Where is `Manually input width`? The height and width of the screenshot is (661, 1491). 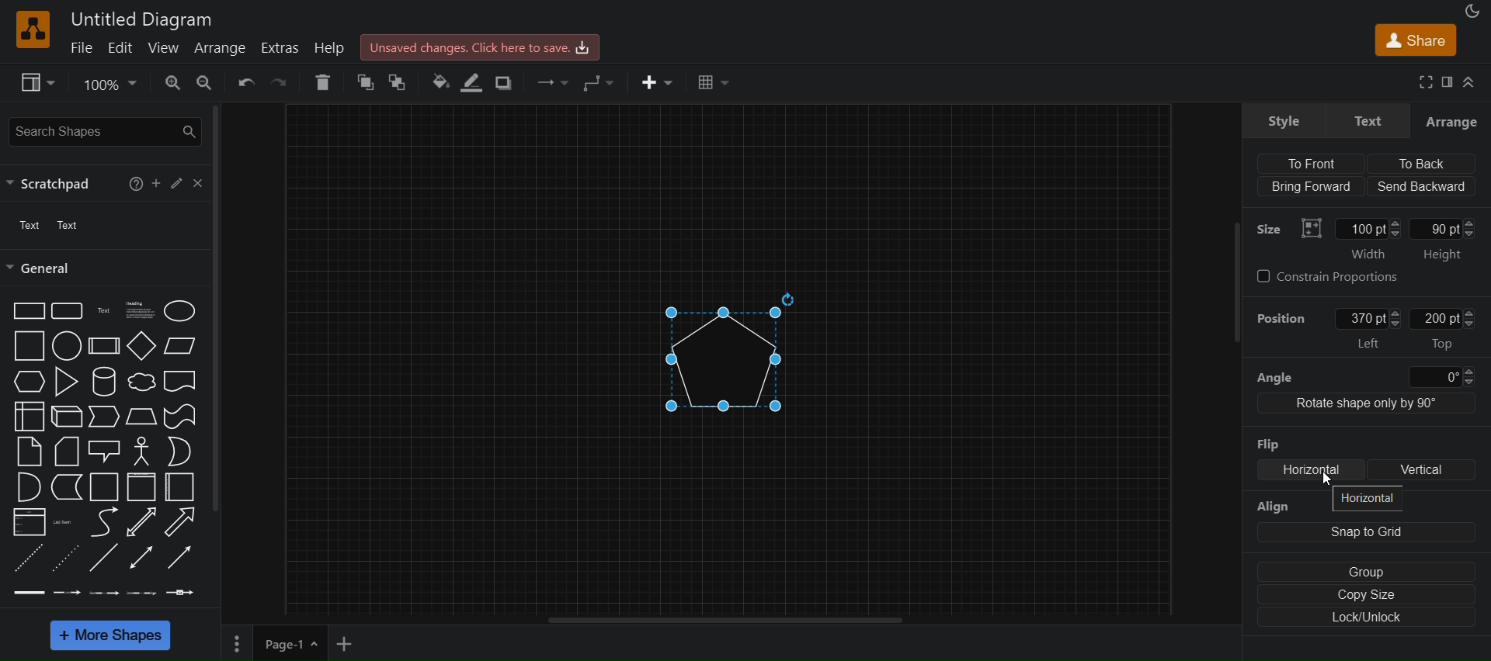
Manually input width is located at coordinates (1361, 229).